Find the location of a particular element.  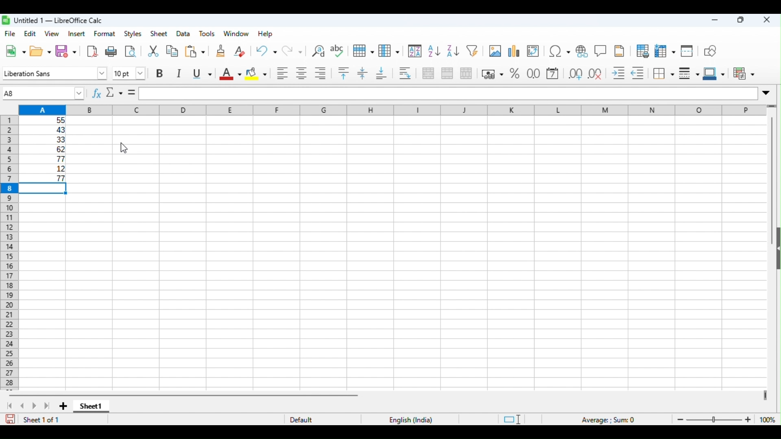

border color is located at coordinates (713, 73).